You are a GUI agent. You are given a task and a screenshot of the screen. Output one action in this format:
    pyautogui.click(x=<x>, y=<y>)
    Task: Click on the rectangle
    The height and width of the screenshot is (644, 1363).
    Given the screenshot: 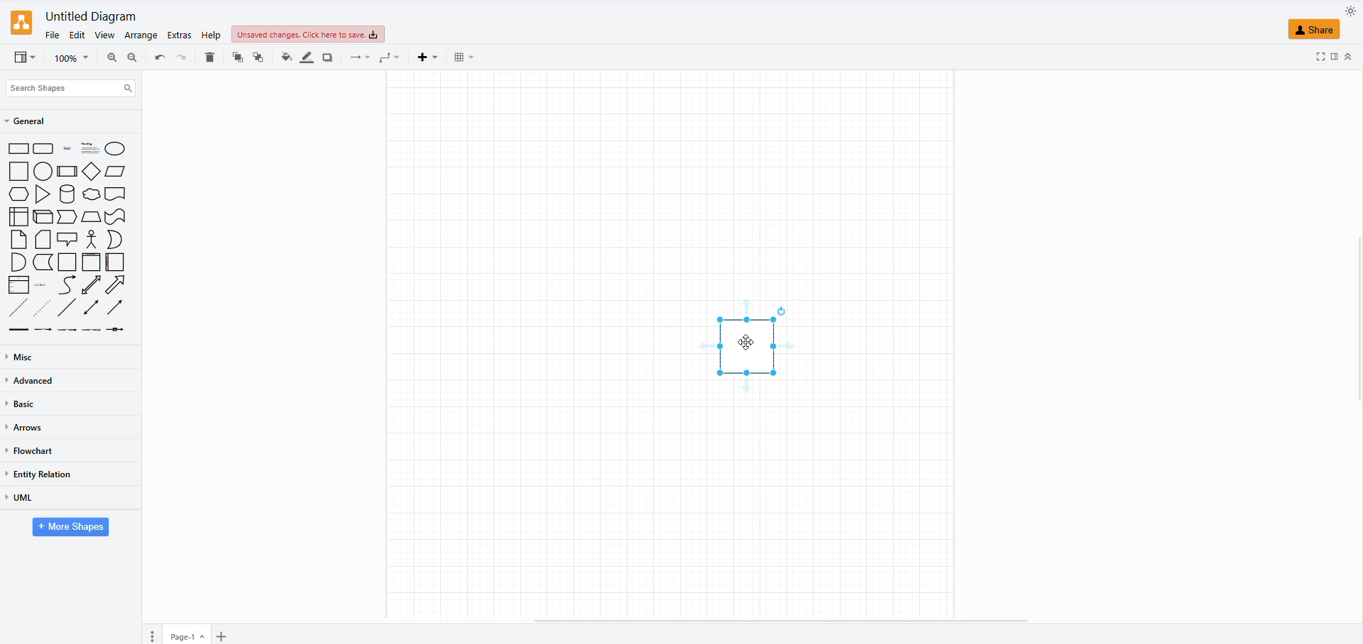 What is the action you would take?
    pyautogui.click(x=18, y=150)
    